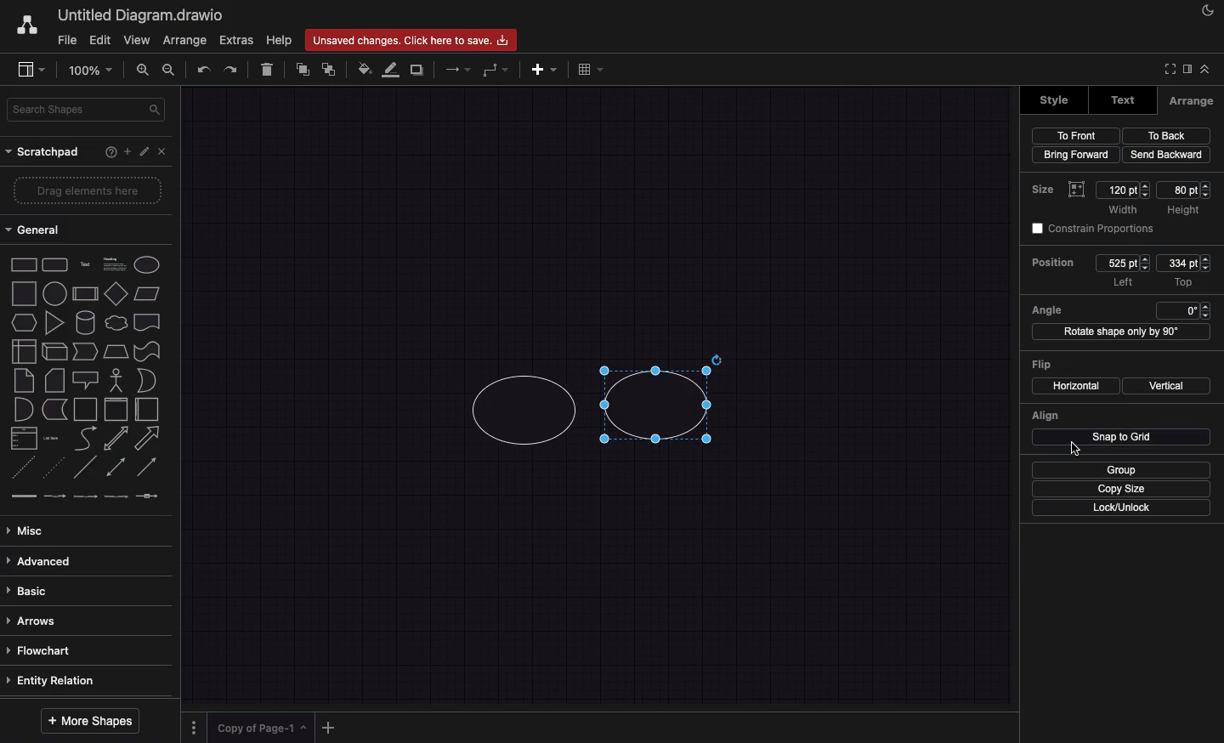 The height and width of the screenshot is (743, 1224). Describe the element at coordinates (81, 680) in the screenshot. I see `entity relation` at that location.